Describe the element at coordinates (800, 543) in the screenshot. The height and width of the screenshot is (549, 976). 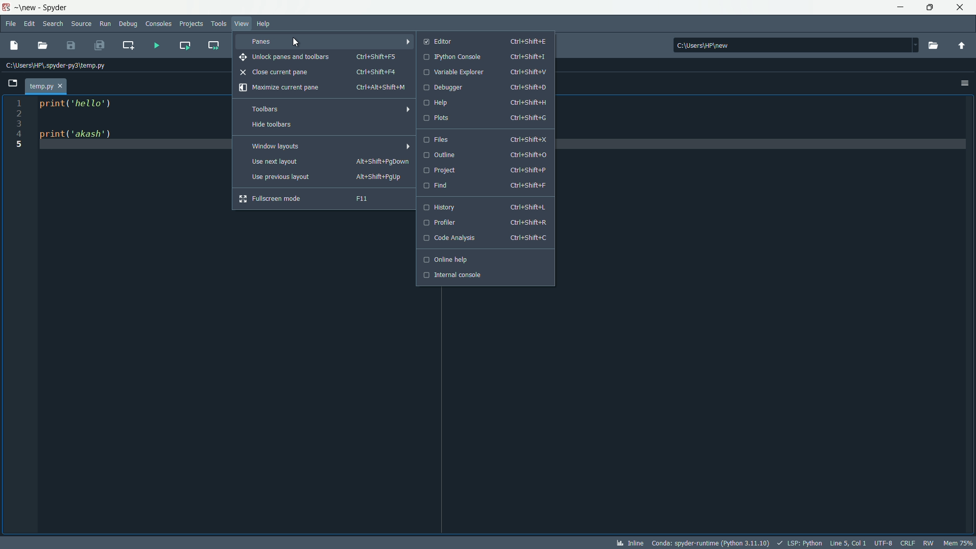
I see `lsp:python` at that location.